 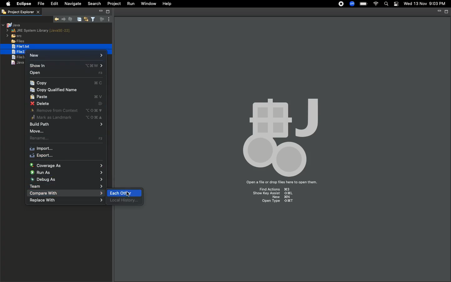 What do you see at coordinates (280, 132) in the screenshot?
I see `Icon` at bounding box center [280, 132].